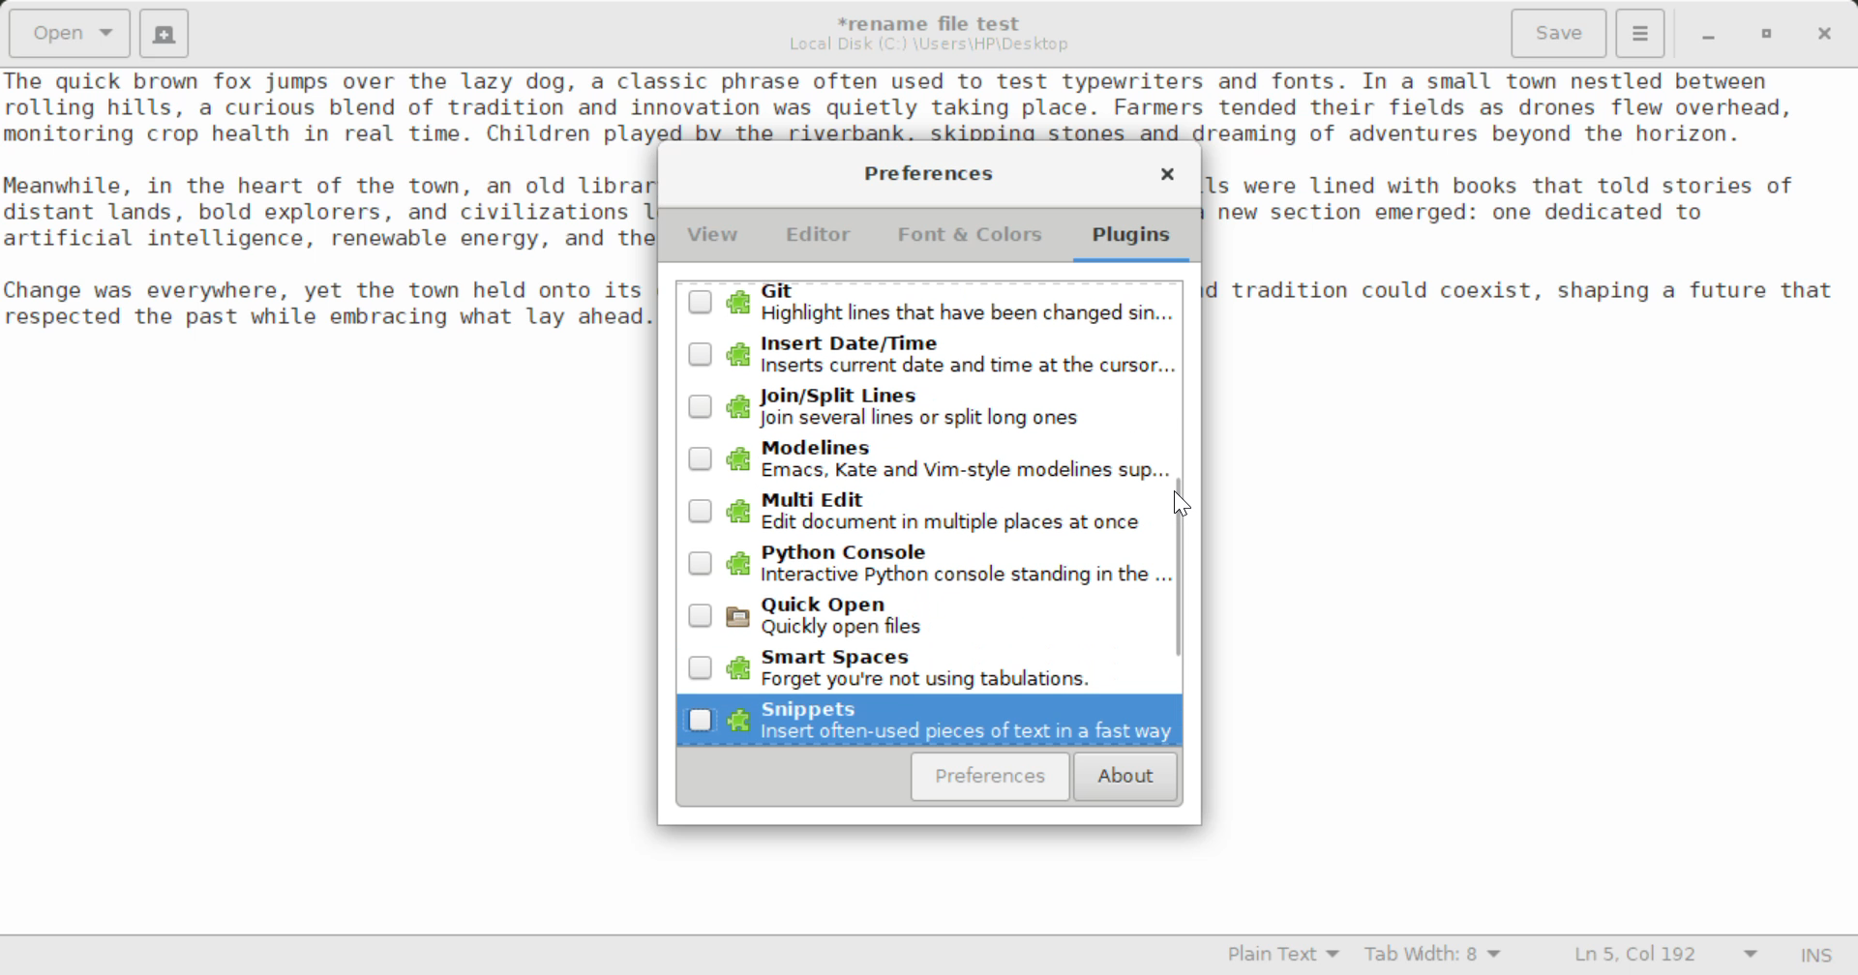  Describe the element at coordinates (1767, 34) in the screenshot. I see `Minimize` at that location.